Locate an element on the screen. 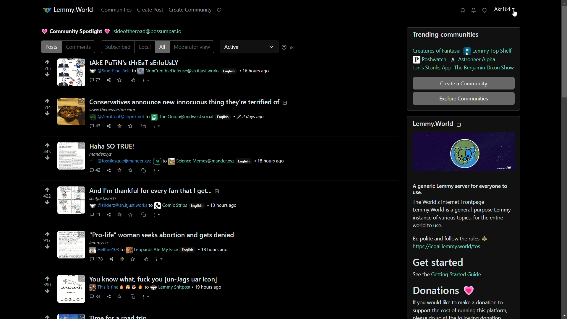  trending communities is located at coordinates (446, 35).